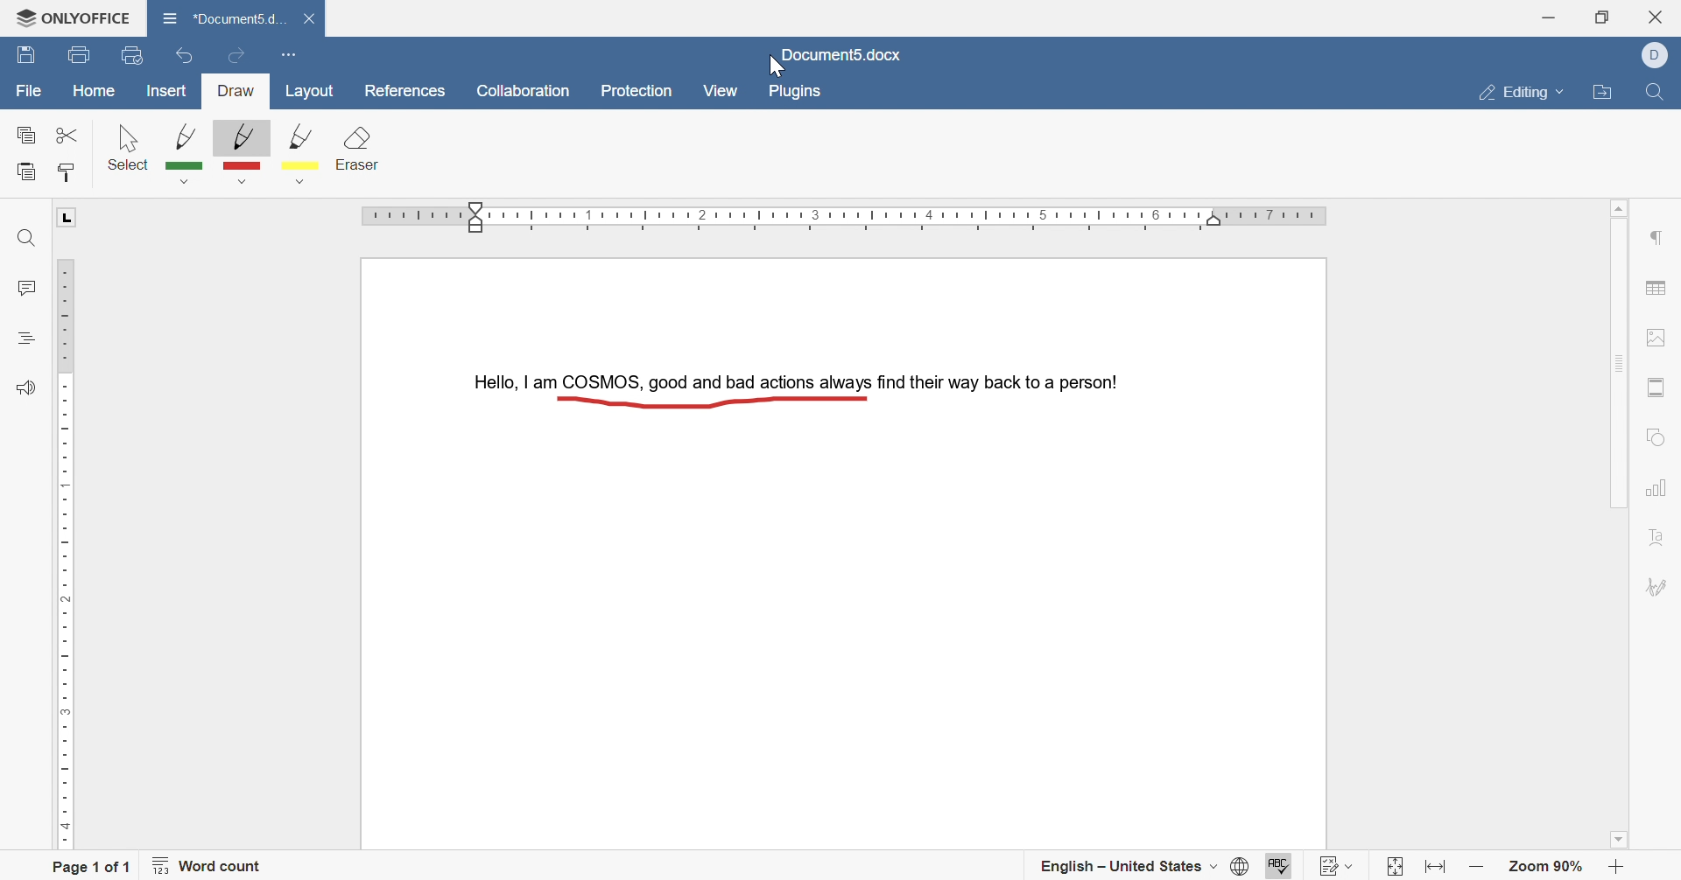 The image size is (1681, 880). Describe the element at coordinates (239, 153) in the screenshot. I see `red pen` at that location.